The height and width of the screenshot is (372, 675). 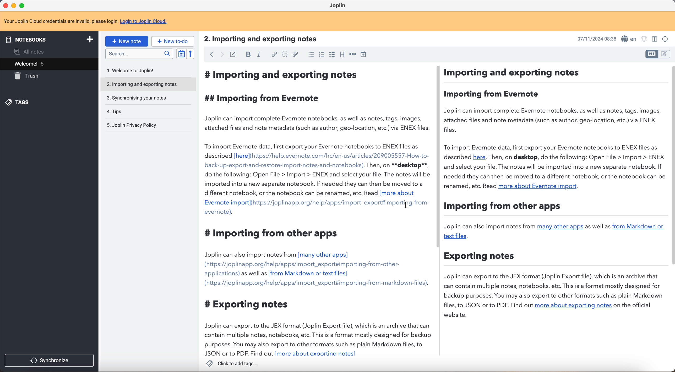 What do you see at coordinates (173, 41) in the screenshot?
I see `new to-do` at bounding box center [173, 41].